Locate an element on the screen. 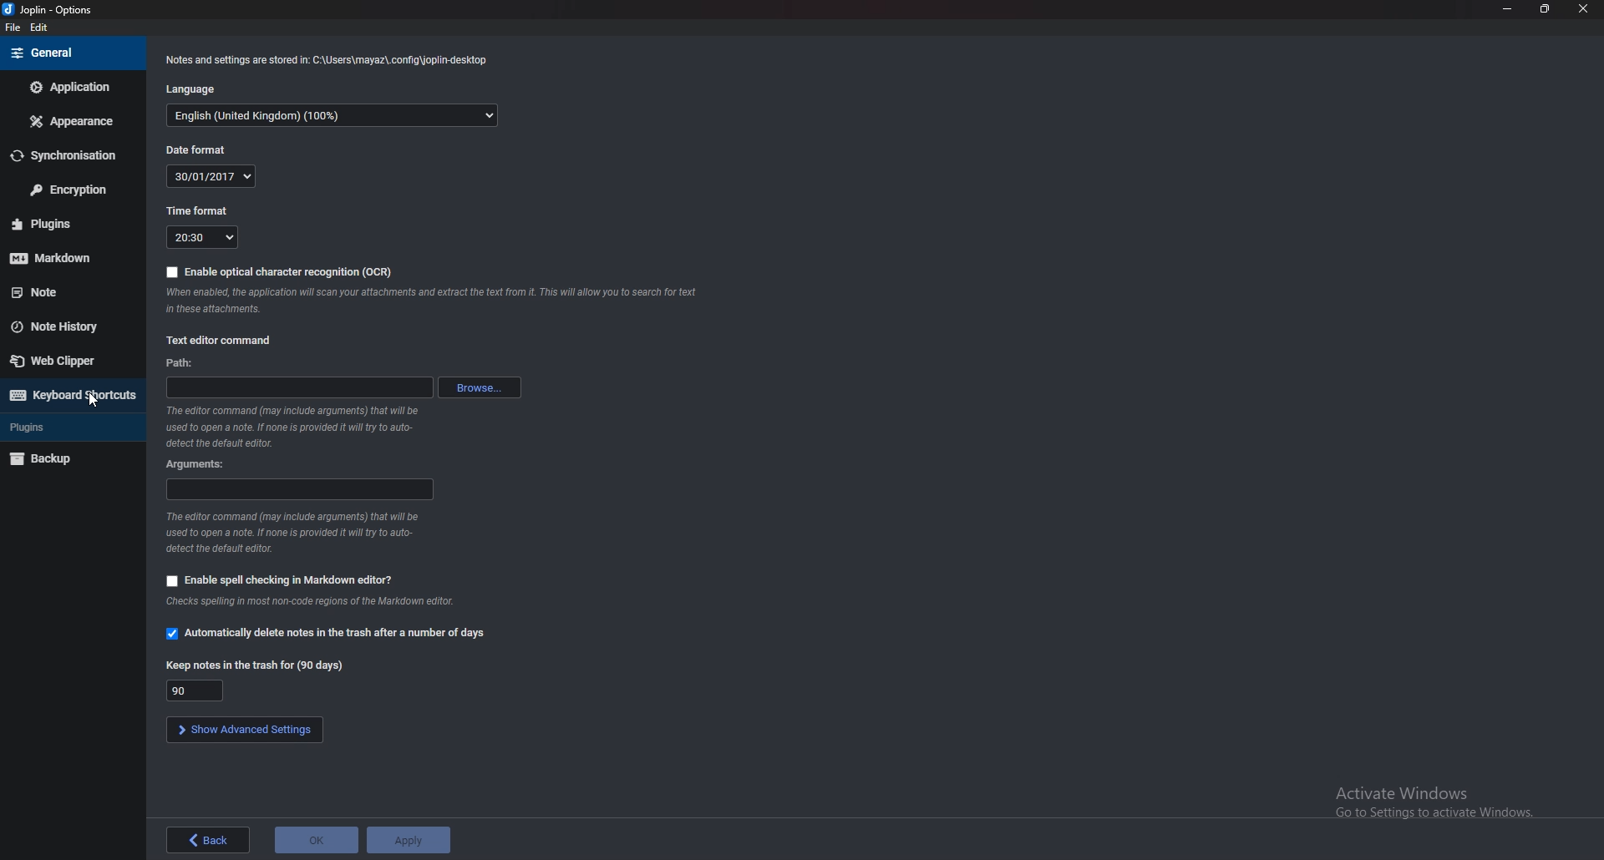  general is located at coordinates (69, 53).